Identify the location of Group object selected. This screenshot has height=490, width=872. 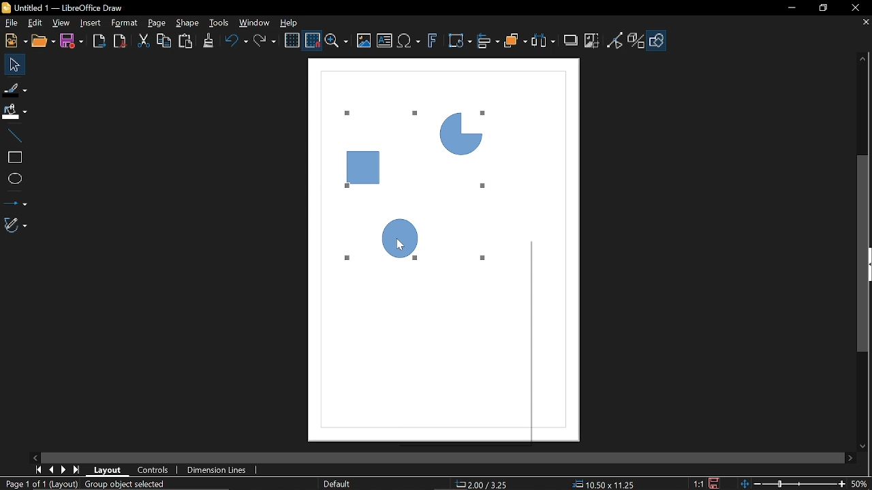
(131, 484).